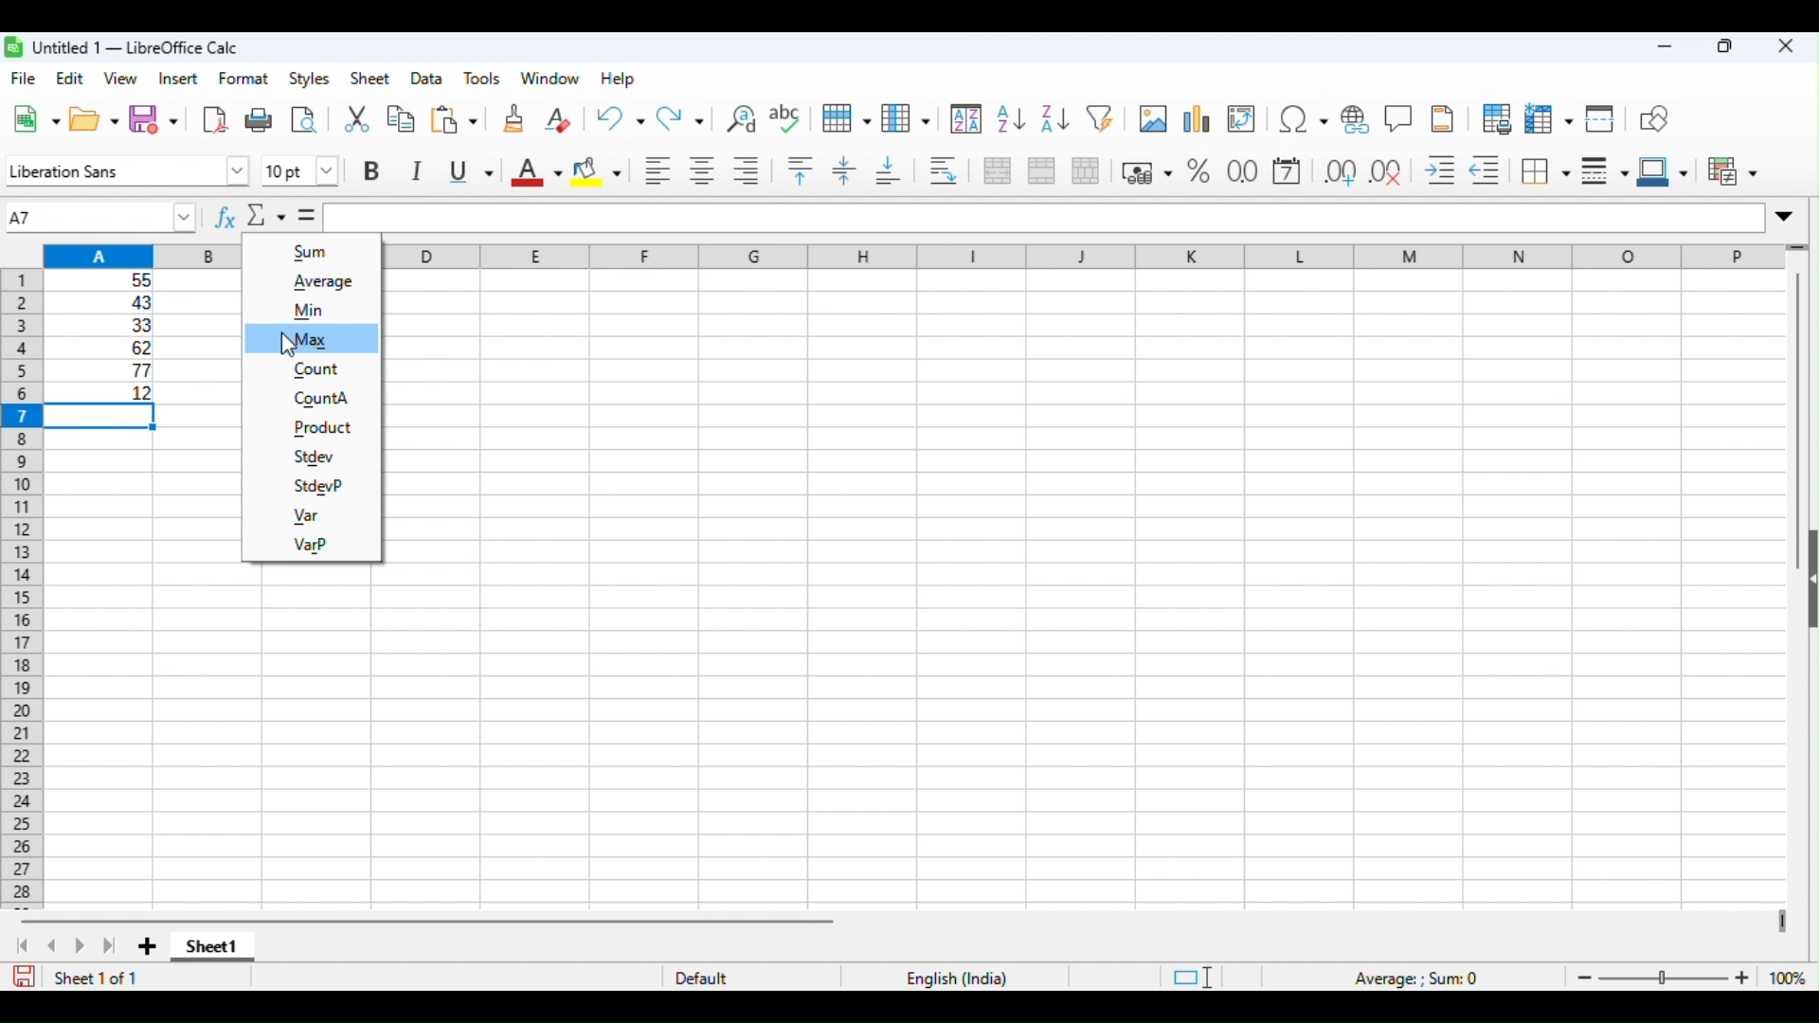 The height and width of the screenshot is (1023, 1819). What do you see at coordinates (619, 79) in the screenshot?
I see `help` at bounding box center [619, 79].